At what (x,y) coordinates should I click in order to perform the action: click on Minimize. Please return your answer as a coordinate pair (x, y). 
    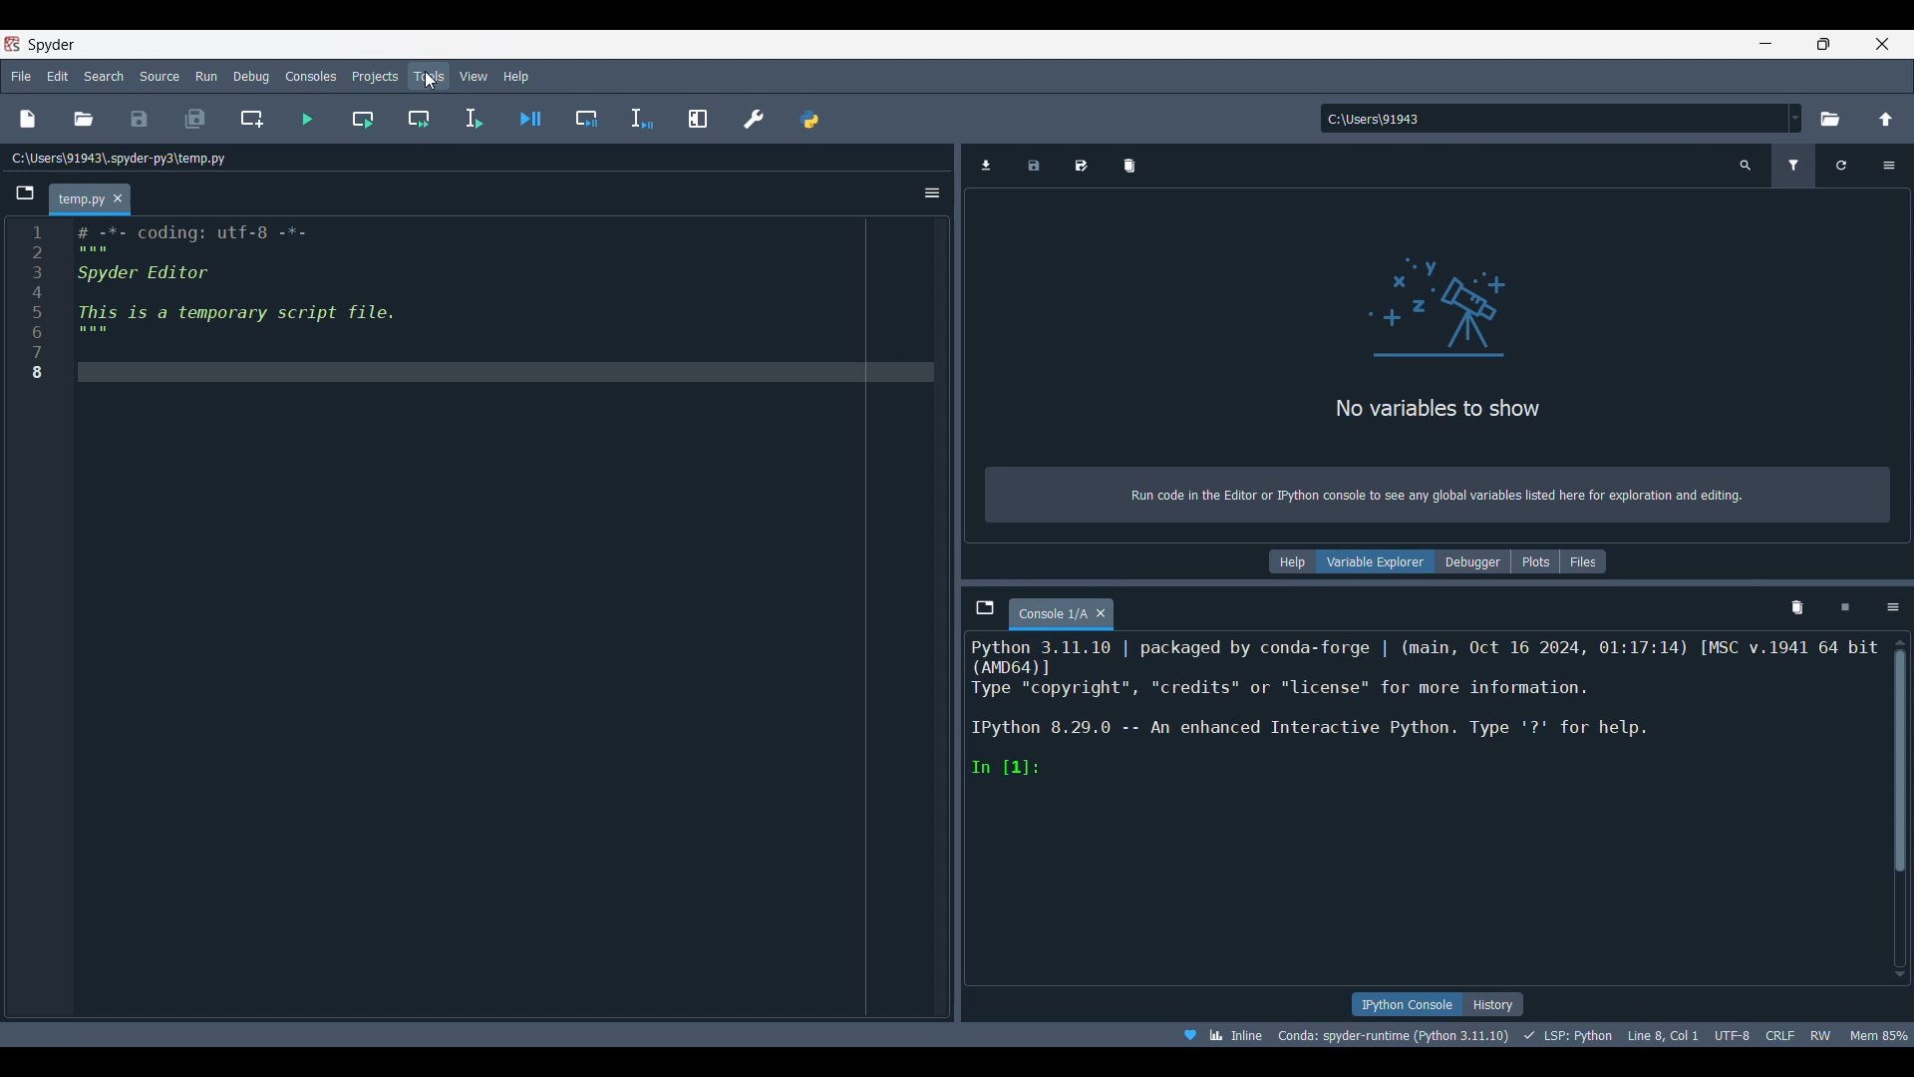
    Looking at the image, I should click on (1765, 43).